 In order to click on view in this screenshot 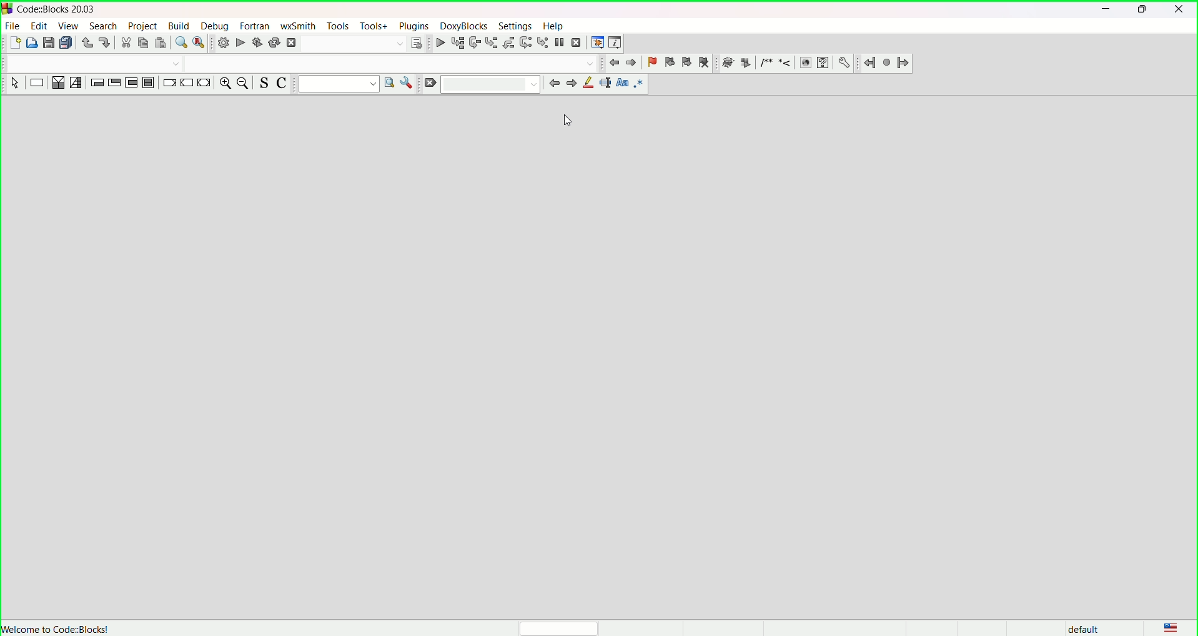, I will do `click(66, 26)`.